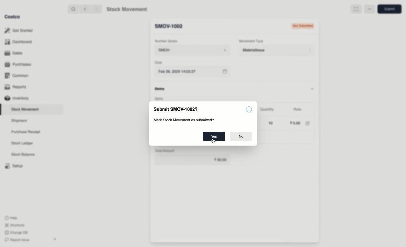 The image size is (406, 247). Describe the element at coordinates (390, 9) in the screenshot. I see `Save` at that location.